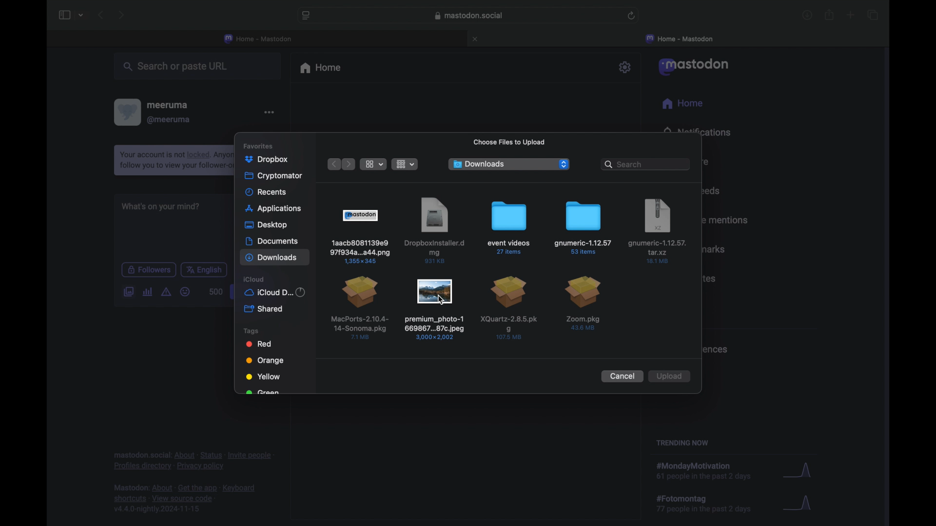  What do you see at coordinates (82, 16) in the screenshot?
I see `tab group picker` at bounding box center [82, 16].